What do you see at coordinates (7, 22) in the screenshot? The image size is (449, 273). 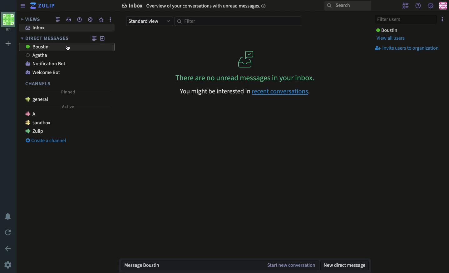 I see `Workspace profile` at bounding box center [7, 22].